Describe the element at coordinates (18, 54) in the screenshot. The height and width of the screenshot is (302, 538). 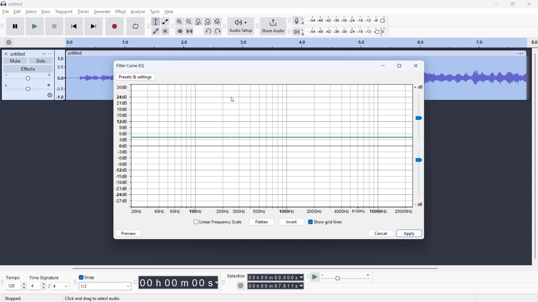
I see `track title` at that location.